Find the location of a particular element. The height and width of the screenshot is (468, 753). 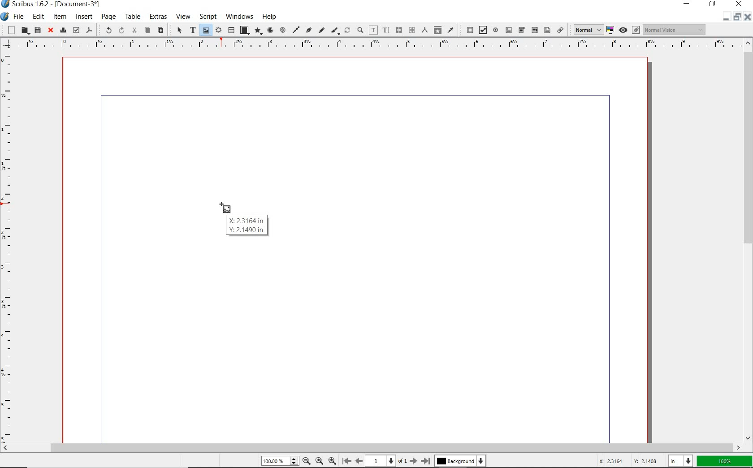

REDO is located at coordinates (121, 31).